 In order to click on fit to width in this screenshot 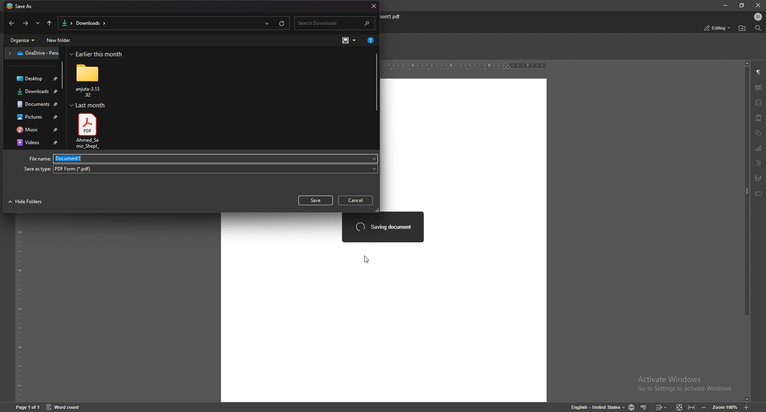, I will do `click(692, 406)`.